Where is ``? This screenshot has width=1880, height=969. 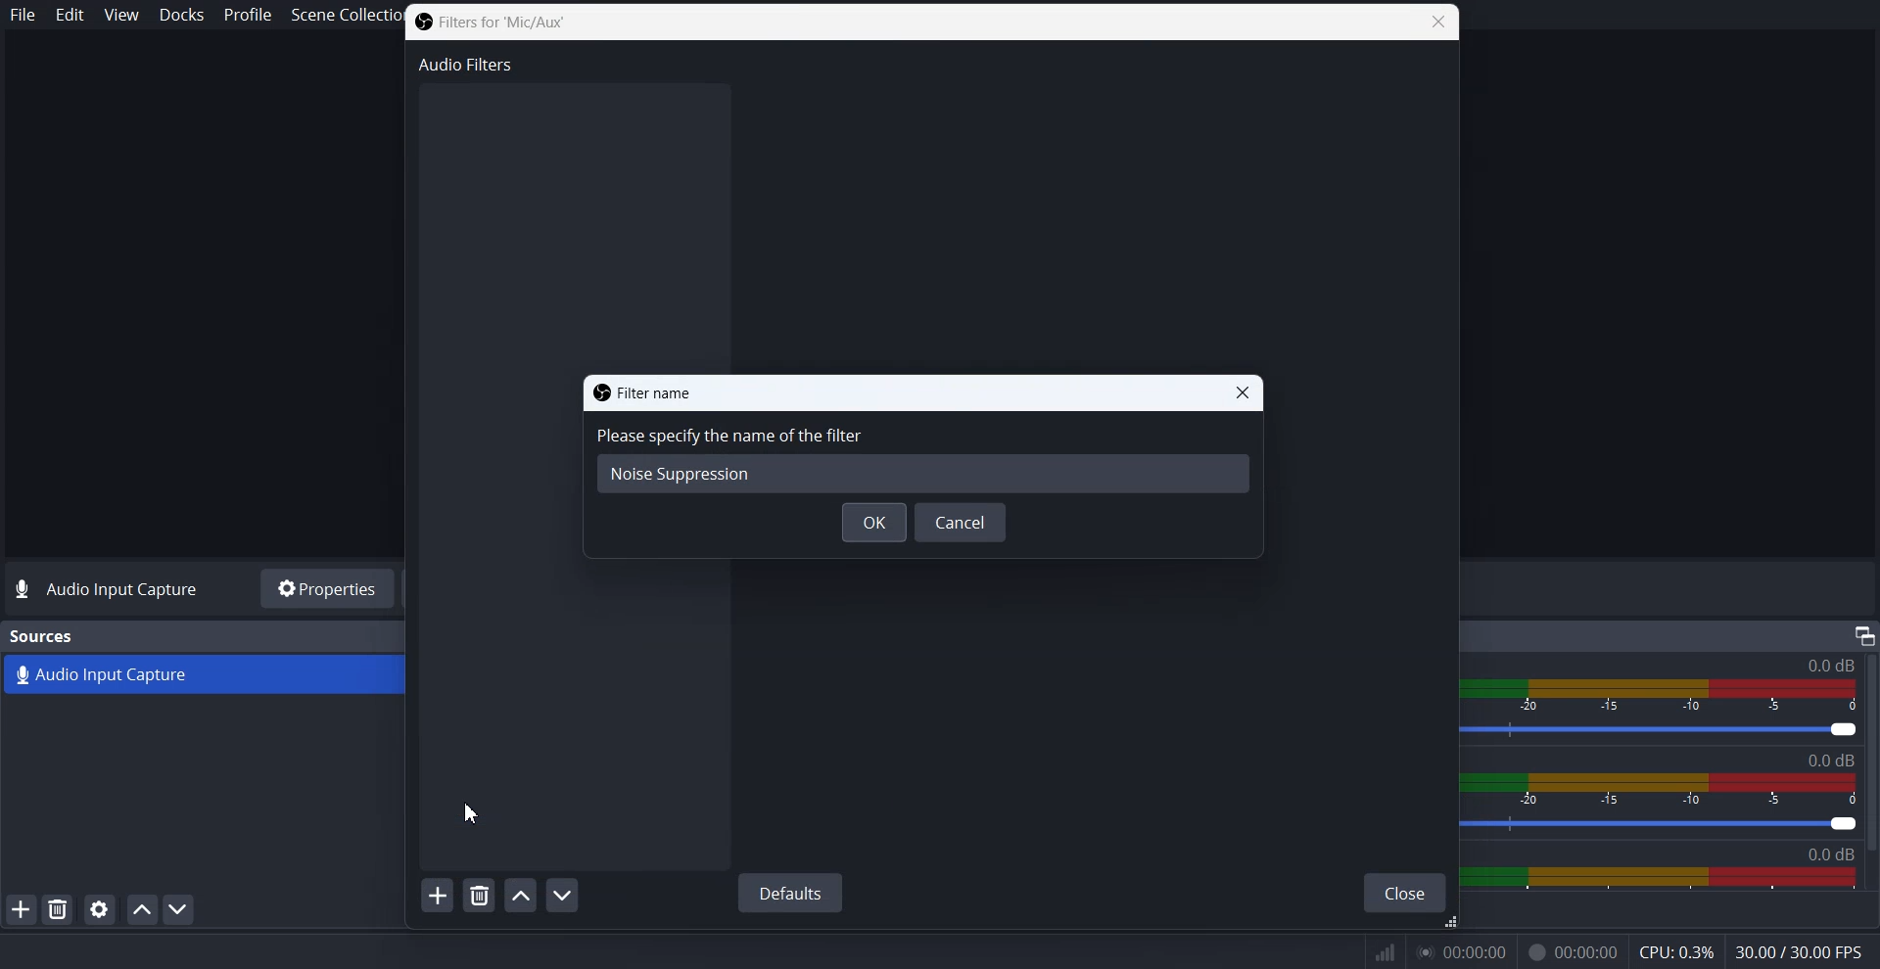  is located at coordinates (1863, 634).